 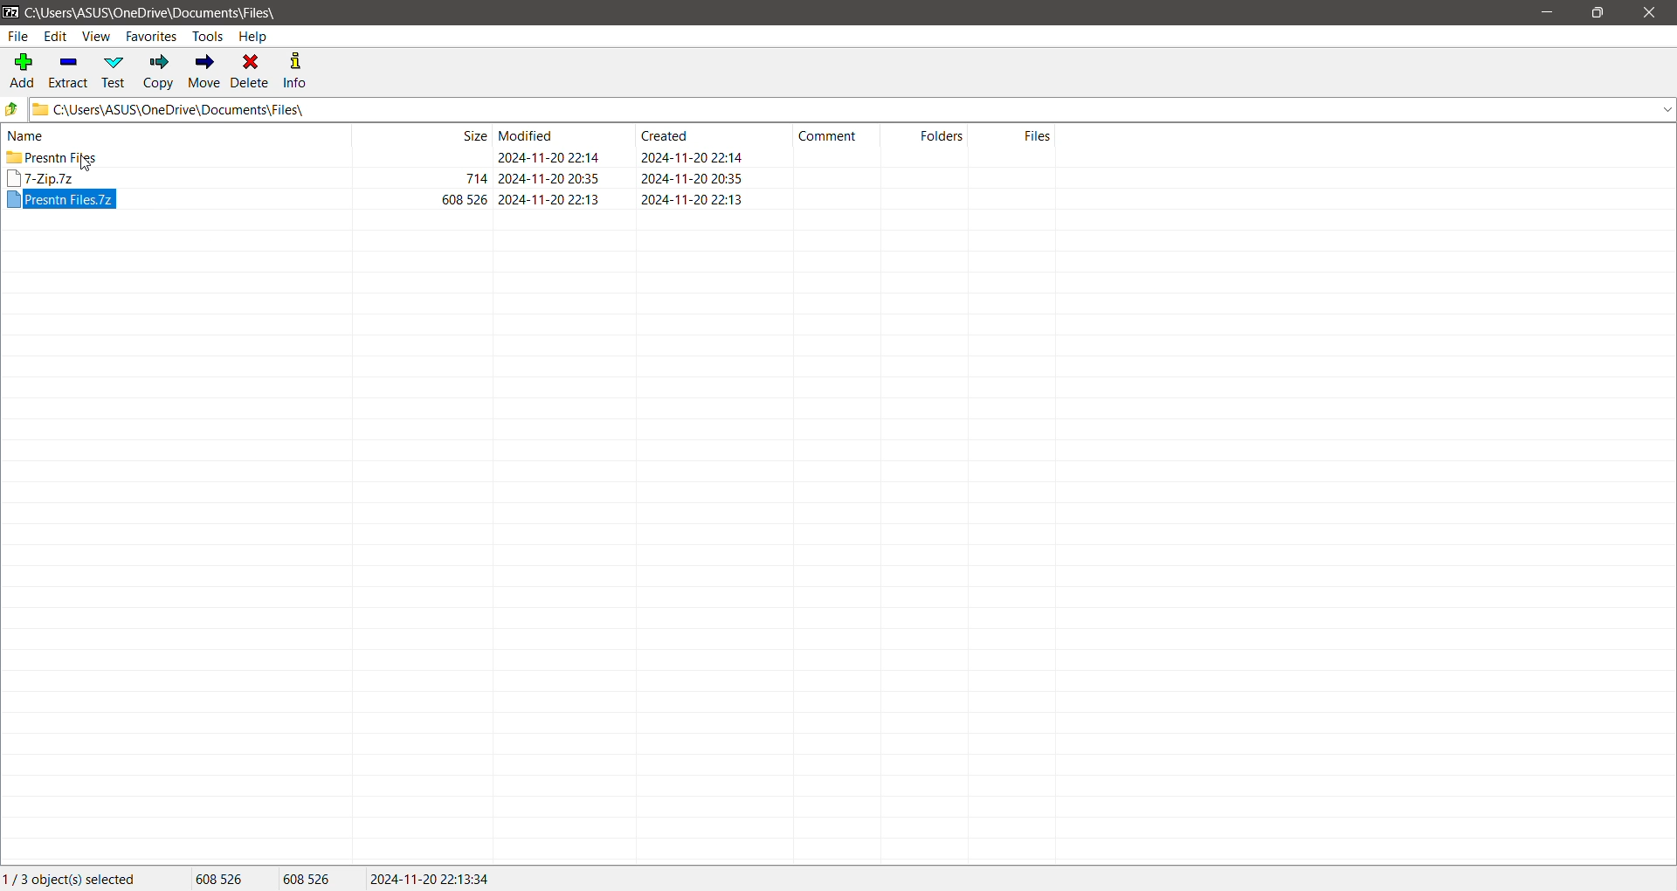 What do you see at coordinates (205, 72) in the screenshot?
I see `Move` at bounding box center [205, 72].